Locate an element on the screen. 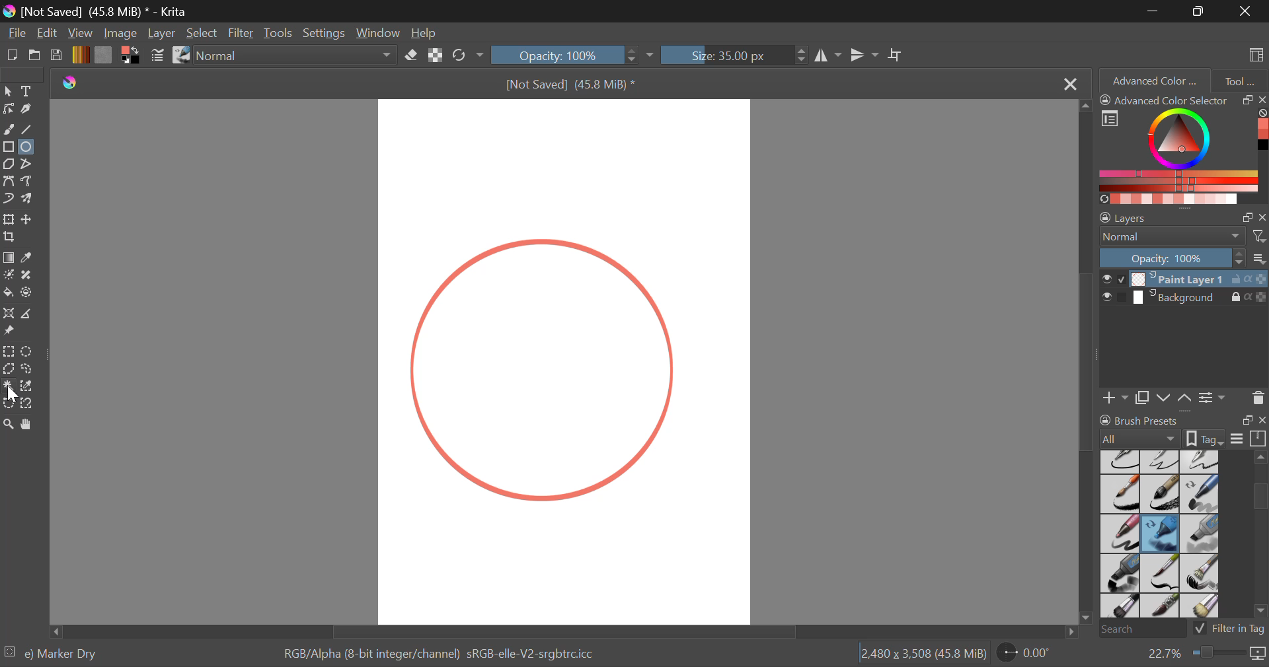 This screenshot has width=1269, height=667. Bristles-1 Details is located at coordinates (1161, 573).